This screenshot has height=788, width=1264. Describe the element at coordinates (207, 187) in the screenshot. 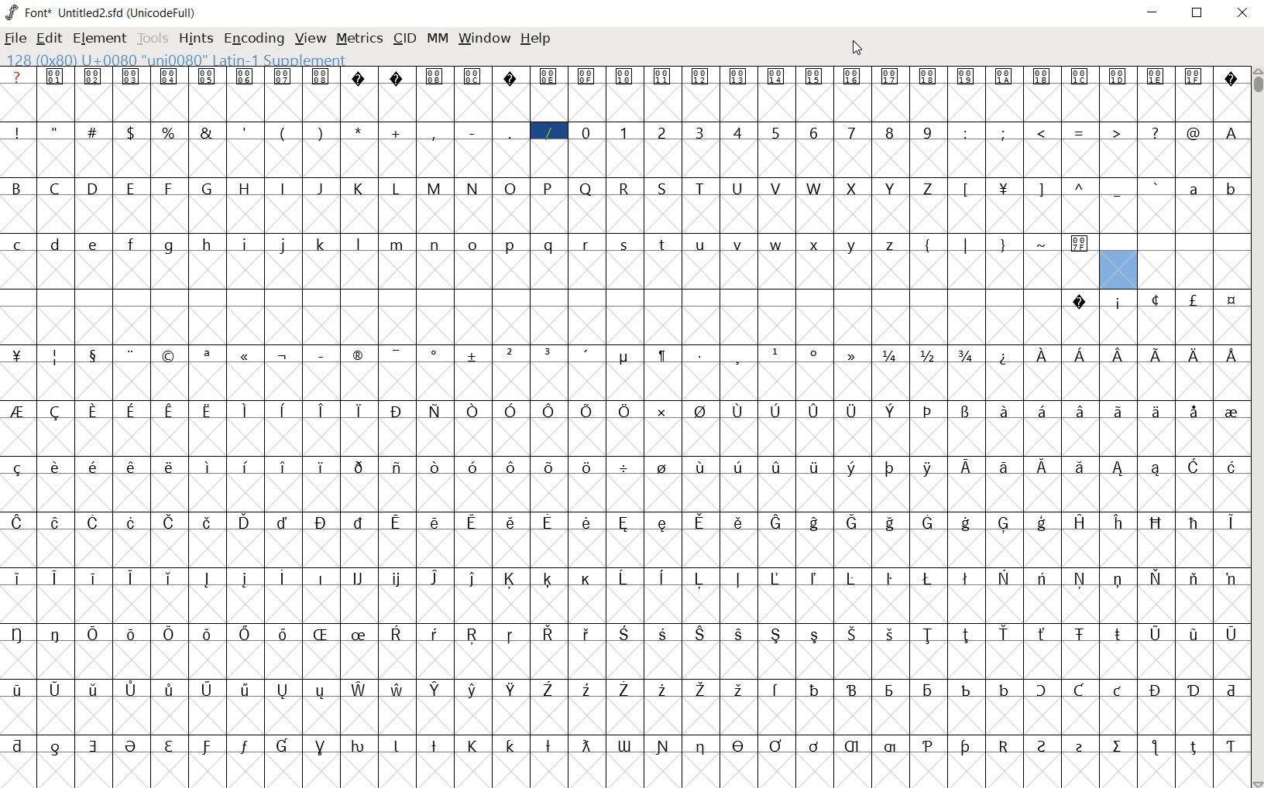

I see `glyph` at that location.